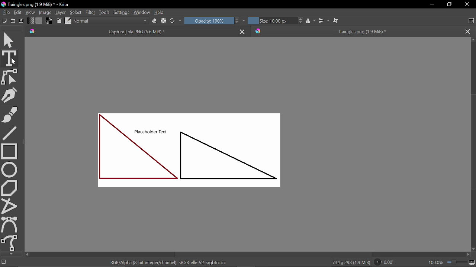 Image resolution: width=476 pixels, height=267 pixels. Describe the element at coordinates (10, 41) in the screenshot. I see `Move tool` at that location.